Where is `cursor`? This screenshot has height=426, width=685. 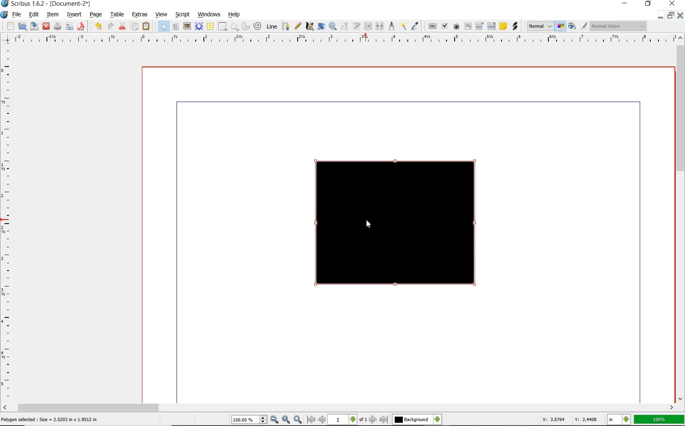 cursor is located at coordinates (367, 223).